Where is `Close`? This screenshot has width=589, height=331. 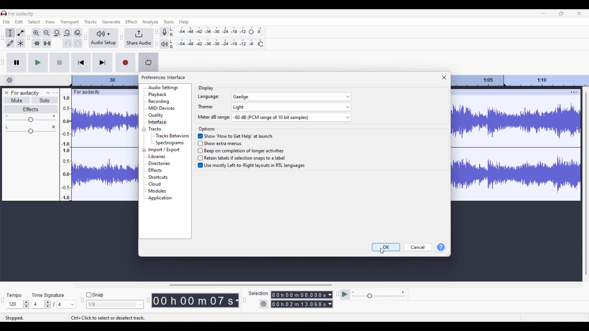
Close is located at coordinates (445, 78).